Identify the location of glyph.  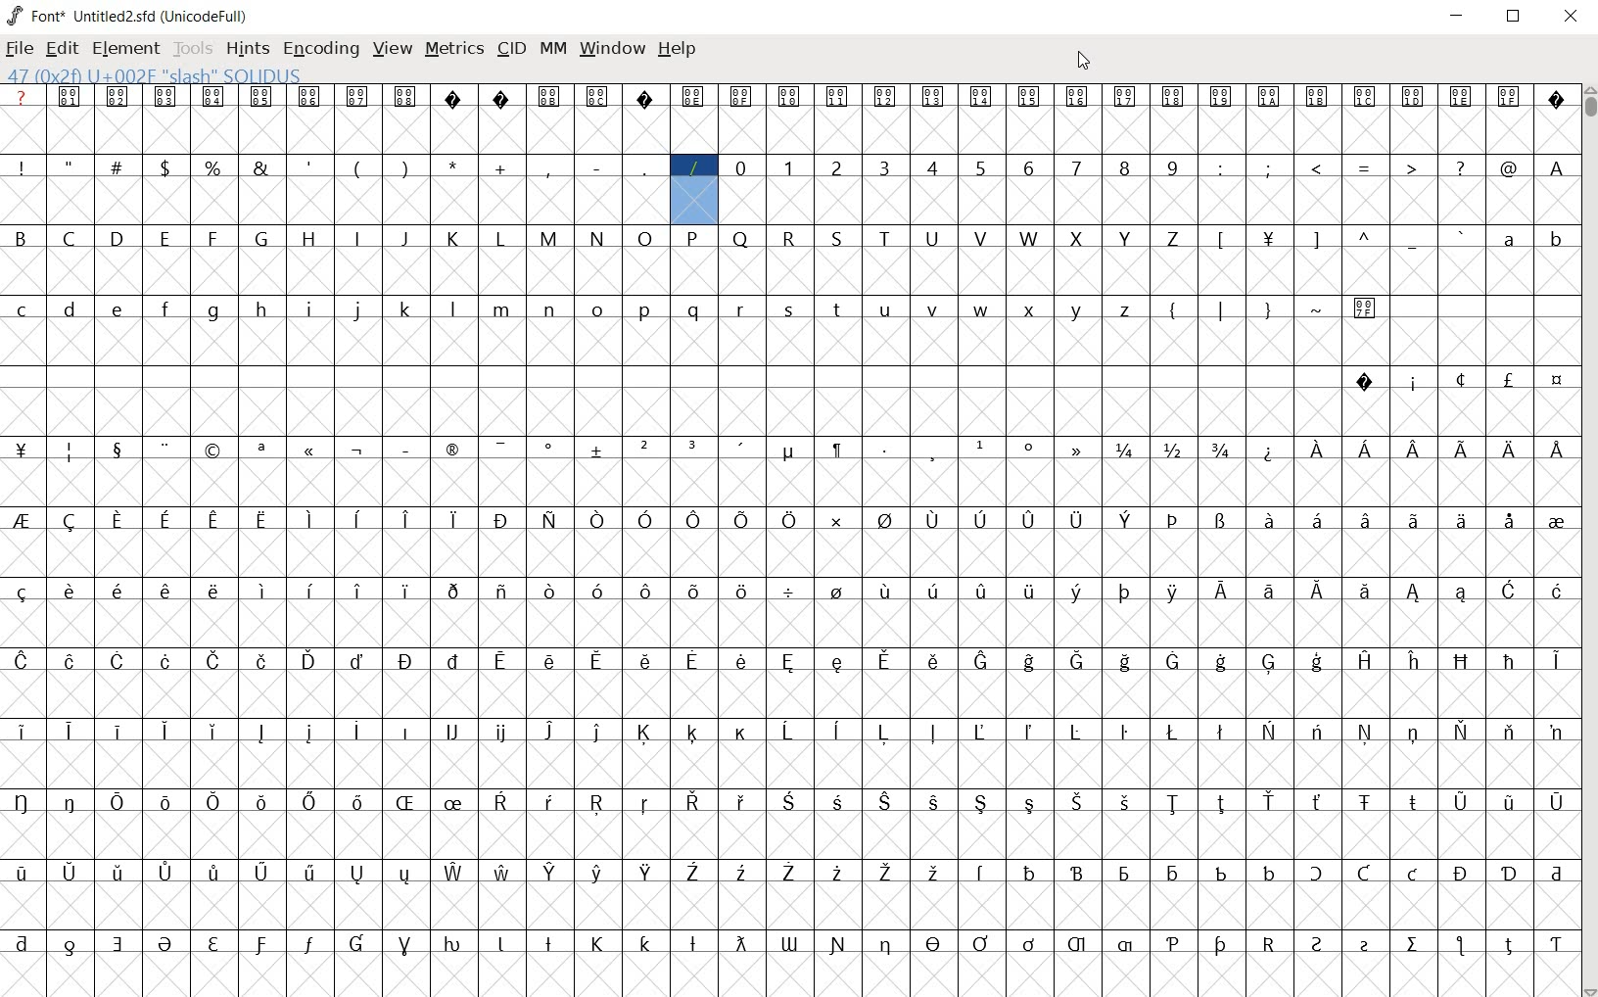
(1462, 593).